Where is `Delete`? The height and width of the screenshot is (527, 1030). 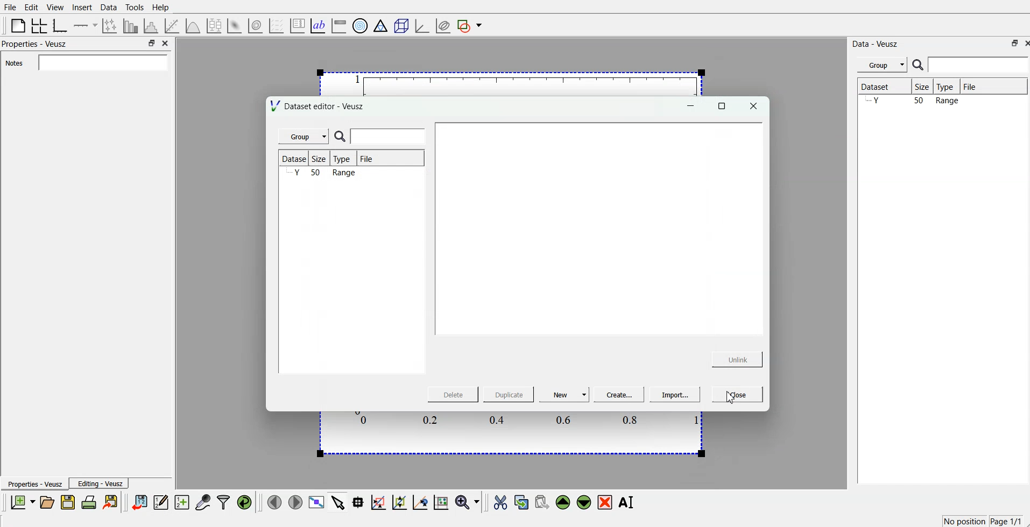
Delete is located at coordinates (455, 395).